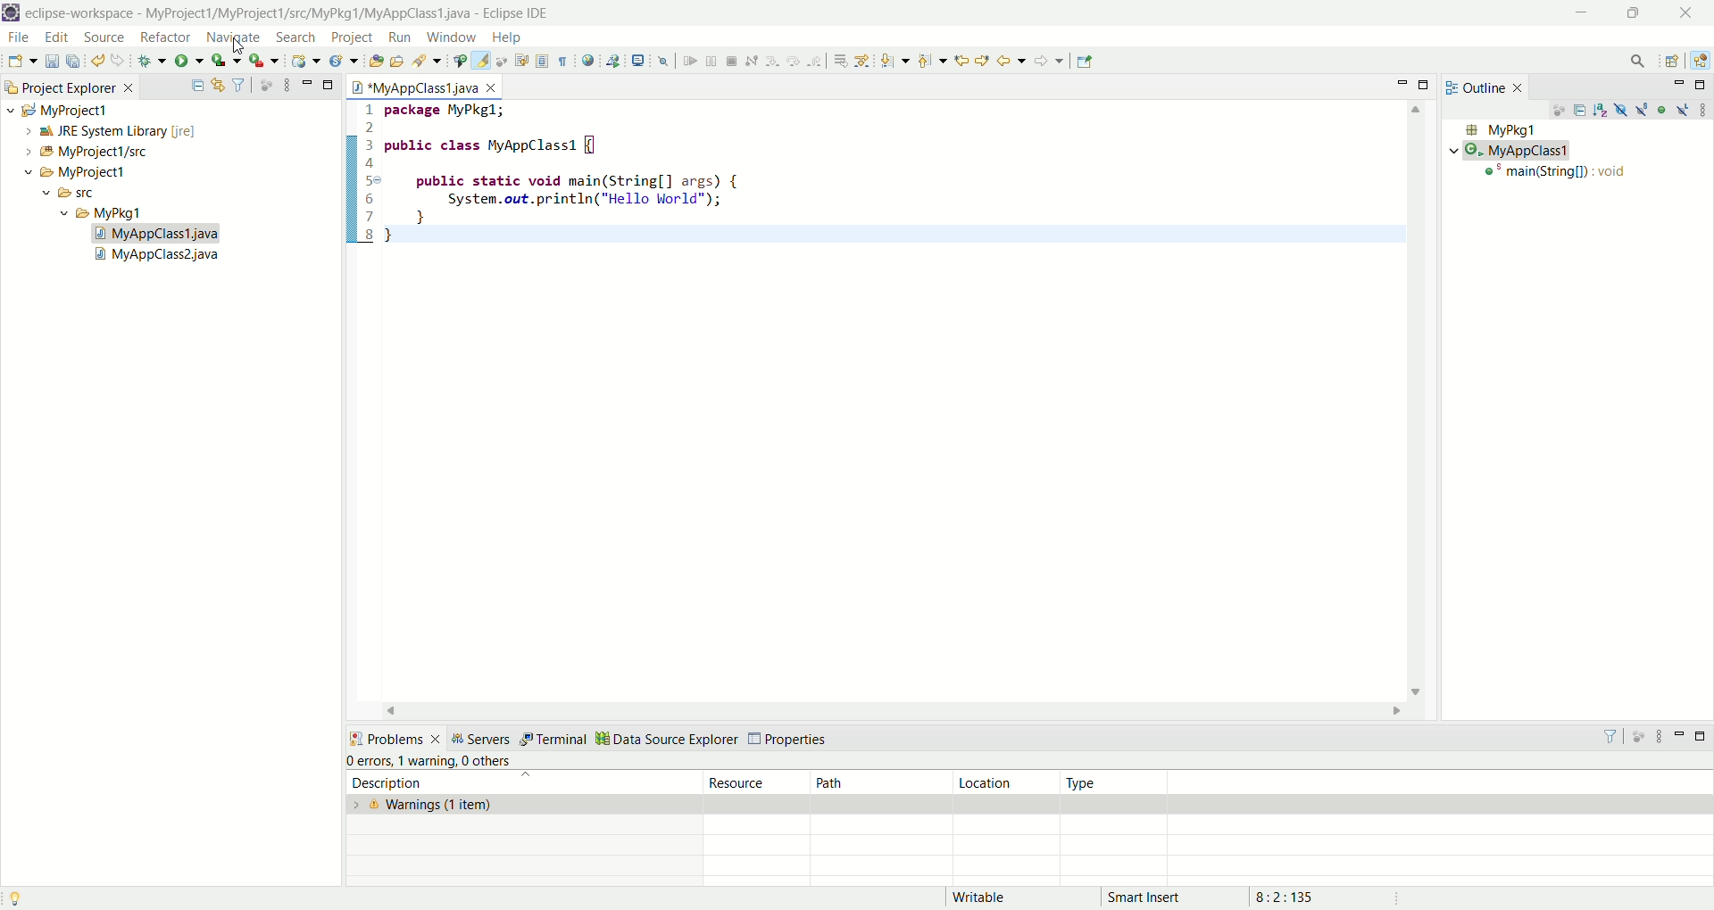  Describe the element at coordinates (666, 737) in the screenshot. I see `data source explorer` at that location.